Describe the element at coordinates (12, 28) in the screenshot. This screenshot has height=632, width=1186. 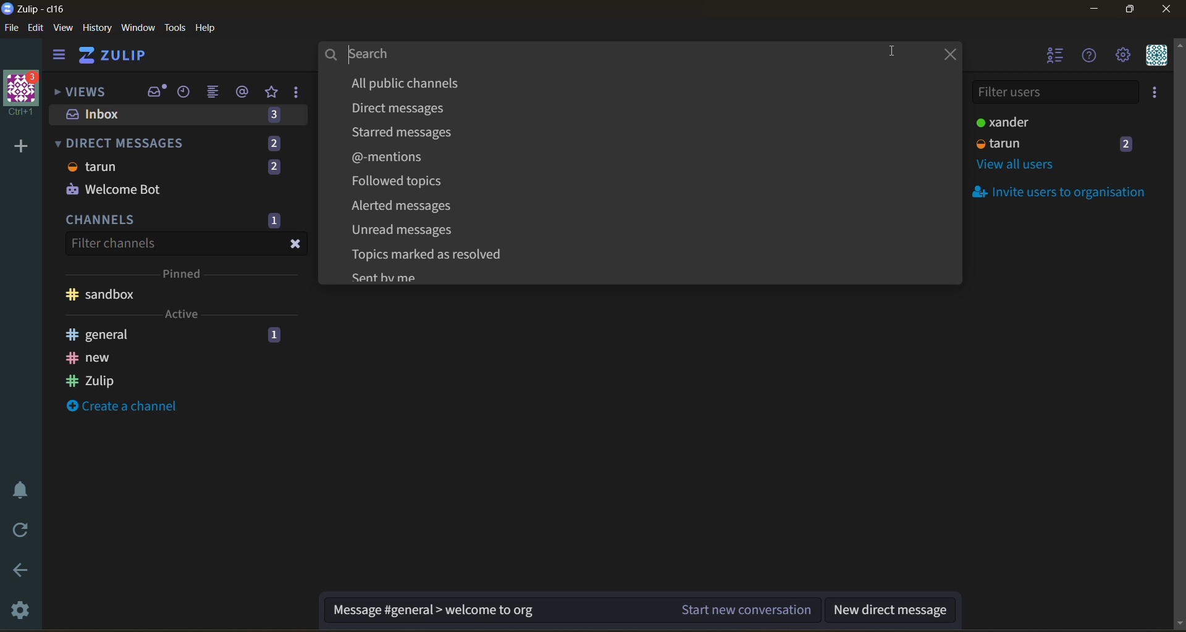
I see `file` at that location.